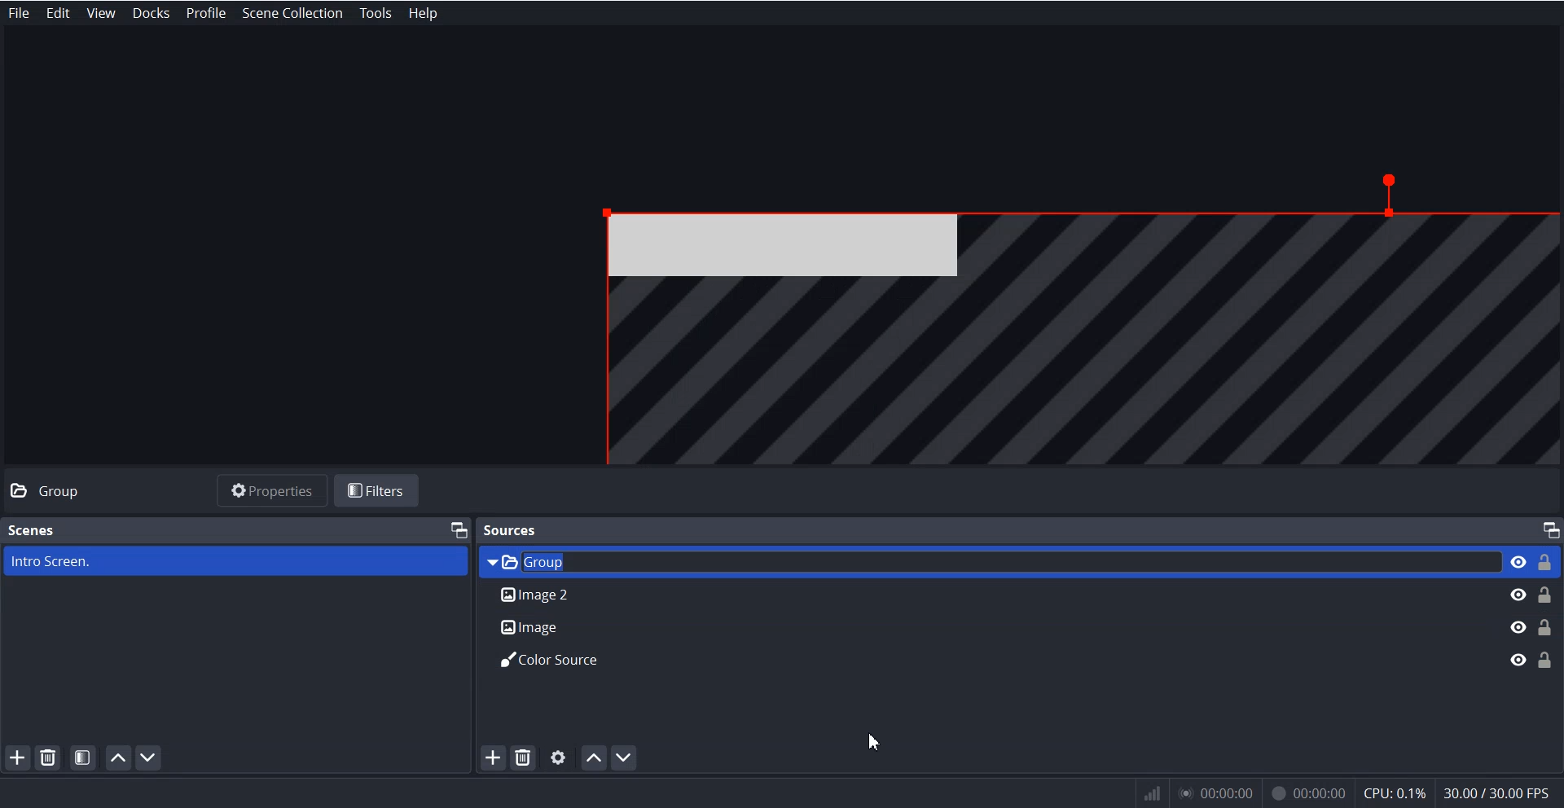 The height and width of the screenshot is (808, 1564). Describe the element at coordinates (380, 490) in the screenshot. I see `Filters` at that location.